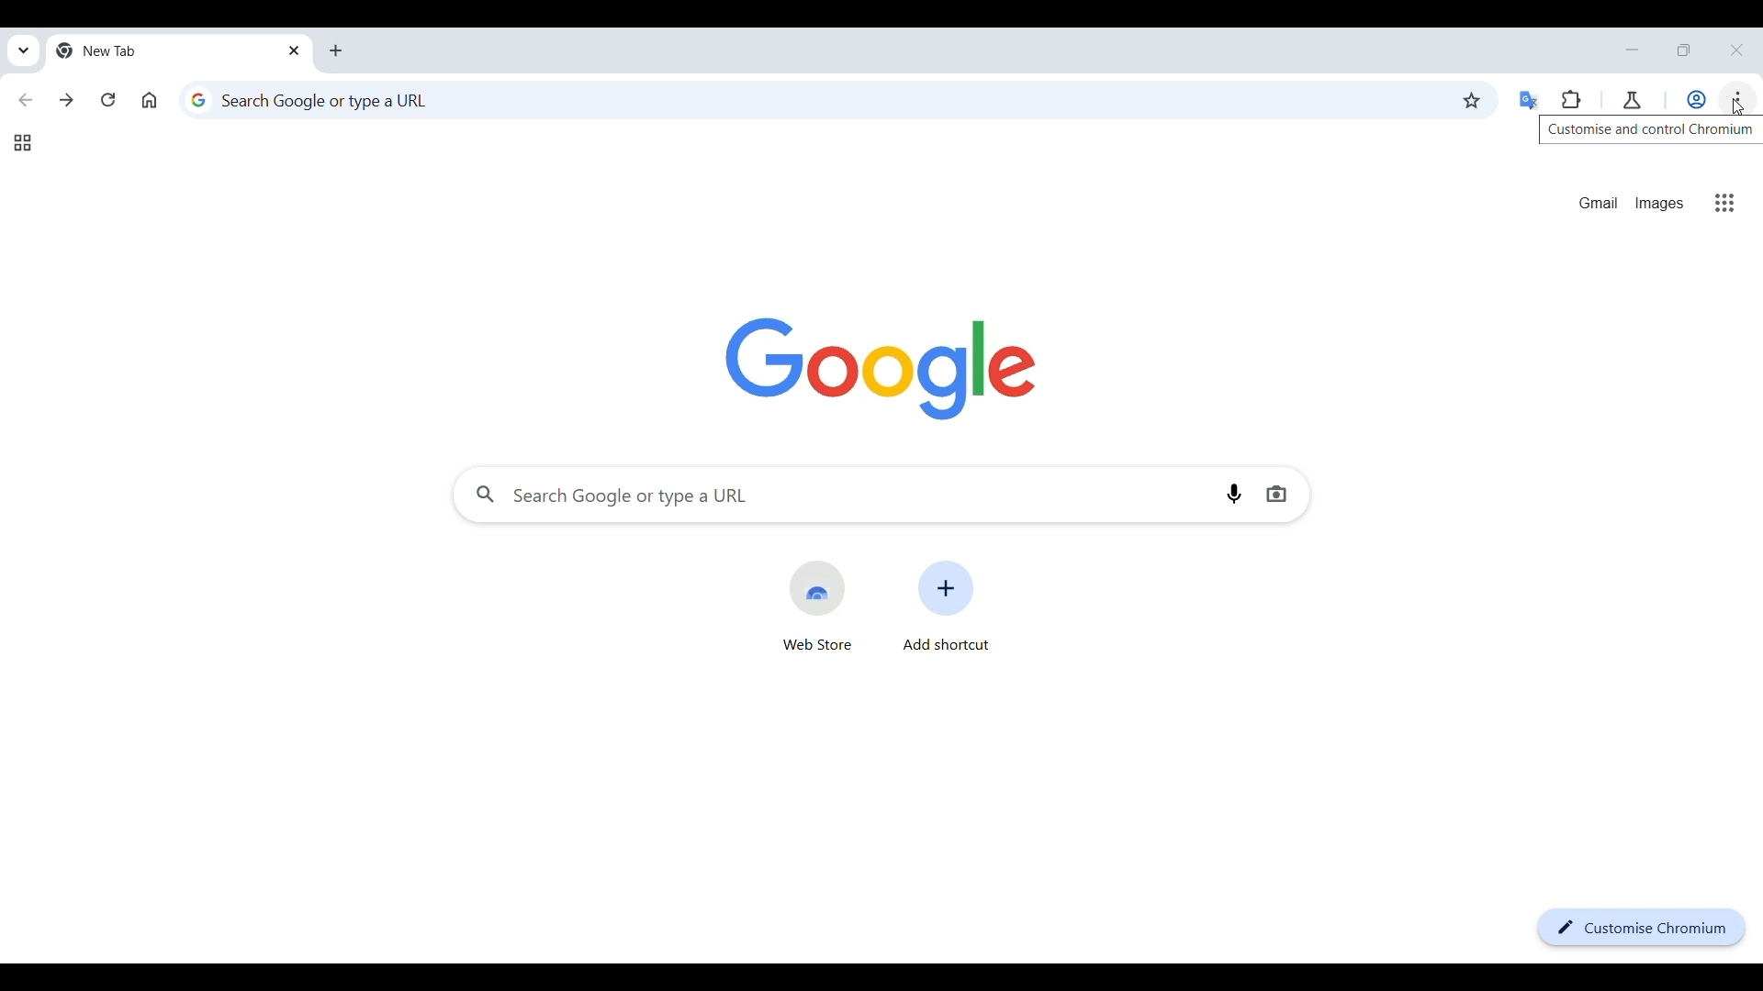 Image resolution: width=1763 pixels, height=991 pixels. Describe the element at coordinates (1649, 130) in the screenshot. I see `customise and control chromium` at that location.